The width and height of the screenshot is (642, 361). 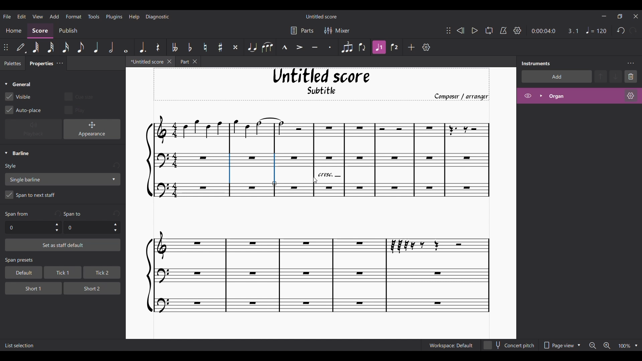 What do you see at coordinates (536, 63) in the screenshot?
I see `Panel title` at bounding box center [536, 63].